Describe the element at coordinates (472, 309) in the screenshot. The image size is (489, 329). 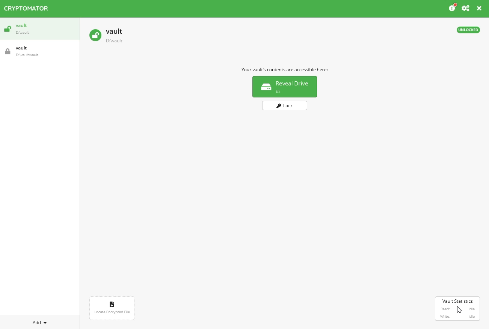
I see `idle` at that location.